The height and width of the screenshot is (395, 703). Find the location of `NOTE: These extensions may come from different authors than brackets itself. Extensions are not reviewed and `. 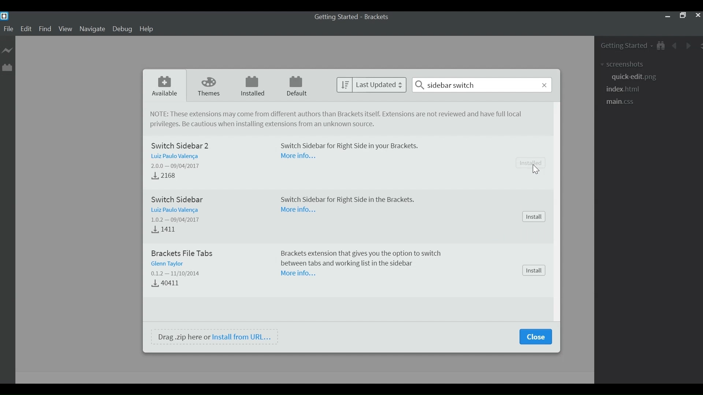

NOTE: These extensions may come from different authors than brackets itself. Extensions are not reviewed and  is located at coordinates (339, 114).